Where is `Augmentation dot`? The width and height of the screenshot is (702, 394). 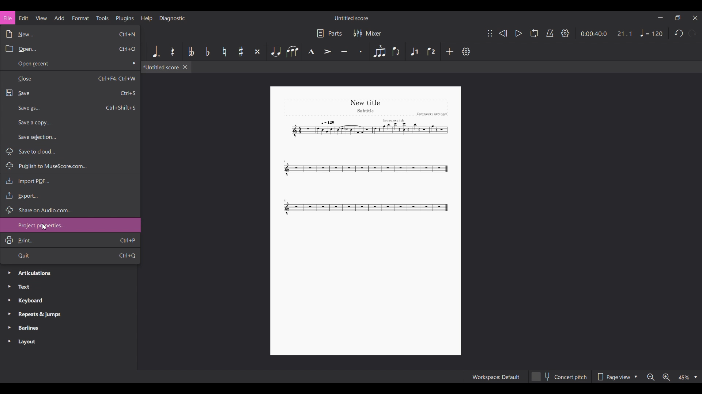 Augmentation dot is located at coordinates (156, 51).